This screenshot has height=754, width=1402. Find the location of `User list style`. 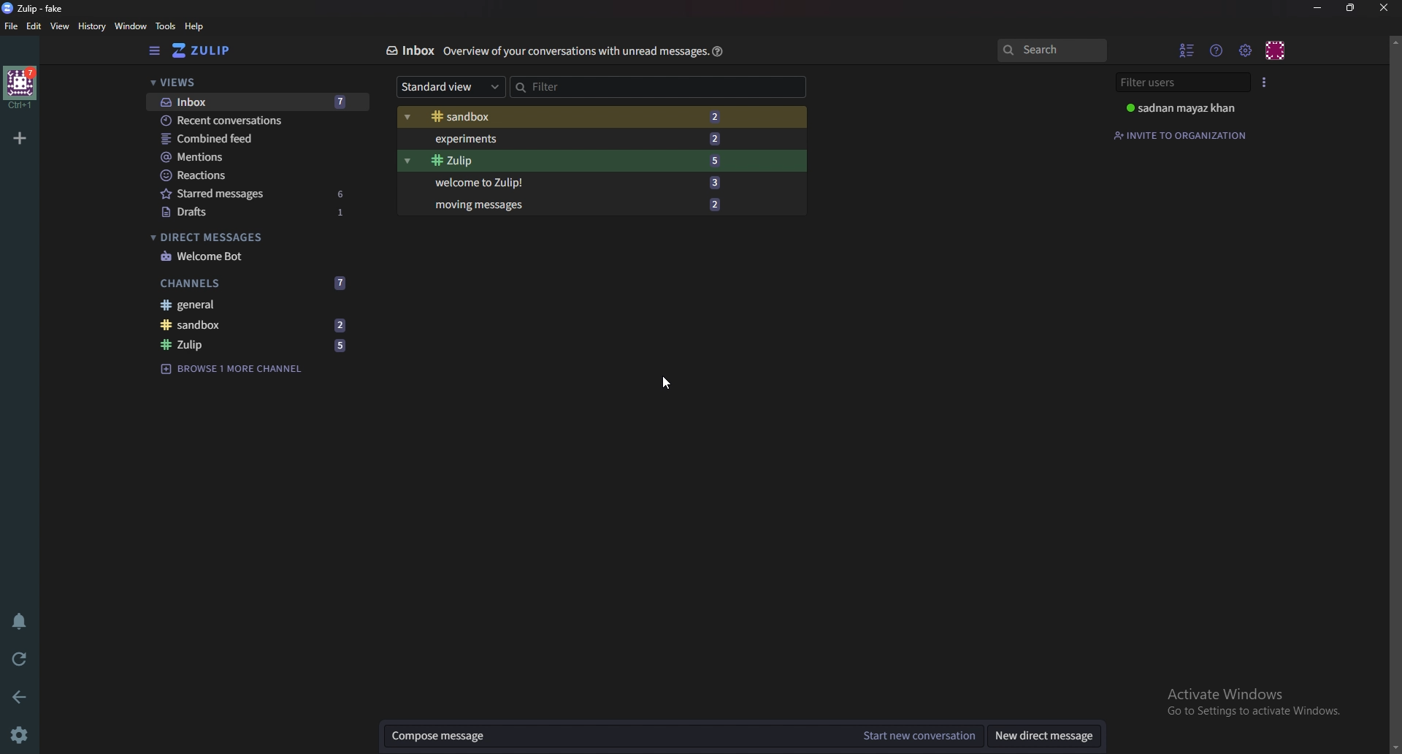

User list style is located at coordinates (1264, 82).